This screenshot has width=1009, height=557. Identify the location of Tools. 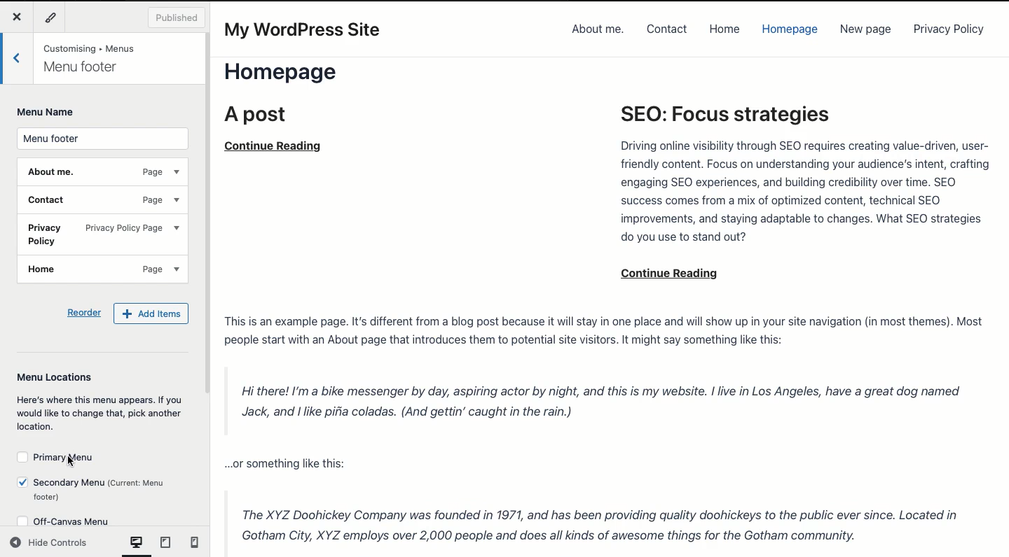
(52, 19).